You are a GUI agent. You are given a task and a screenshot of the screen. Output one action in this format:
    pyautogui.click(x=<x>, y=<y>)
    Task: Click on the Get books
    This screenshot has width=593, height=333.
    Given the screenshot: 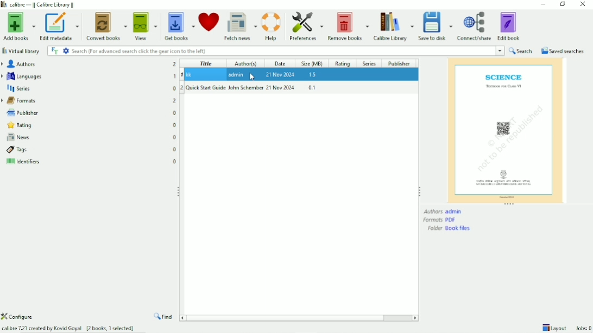 What is the action you would take?
    pyautogui.click(x=179, y=27)
    